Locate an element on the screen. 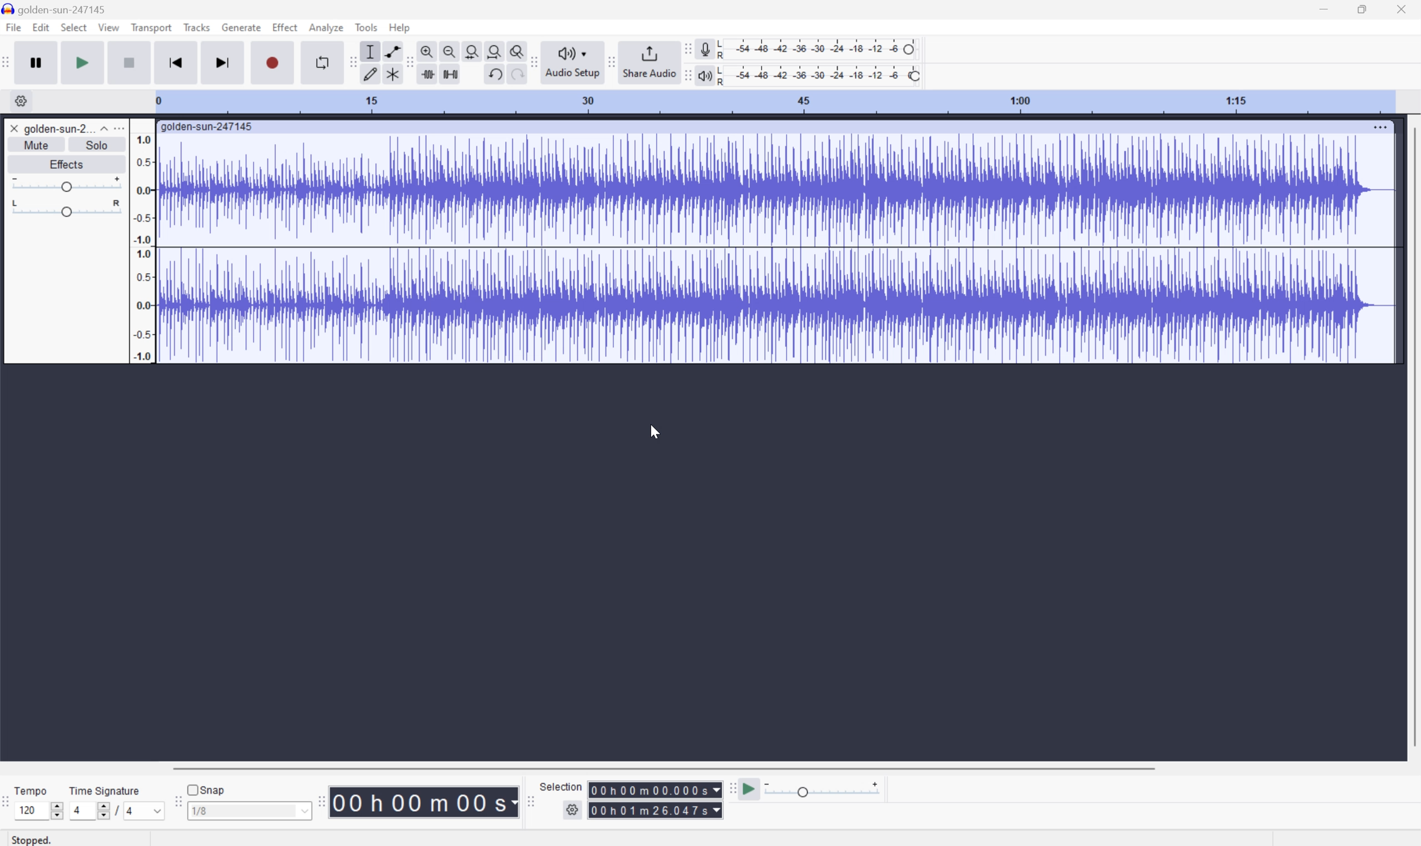  Tools is located at coordinates (366, 27).